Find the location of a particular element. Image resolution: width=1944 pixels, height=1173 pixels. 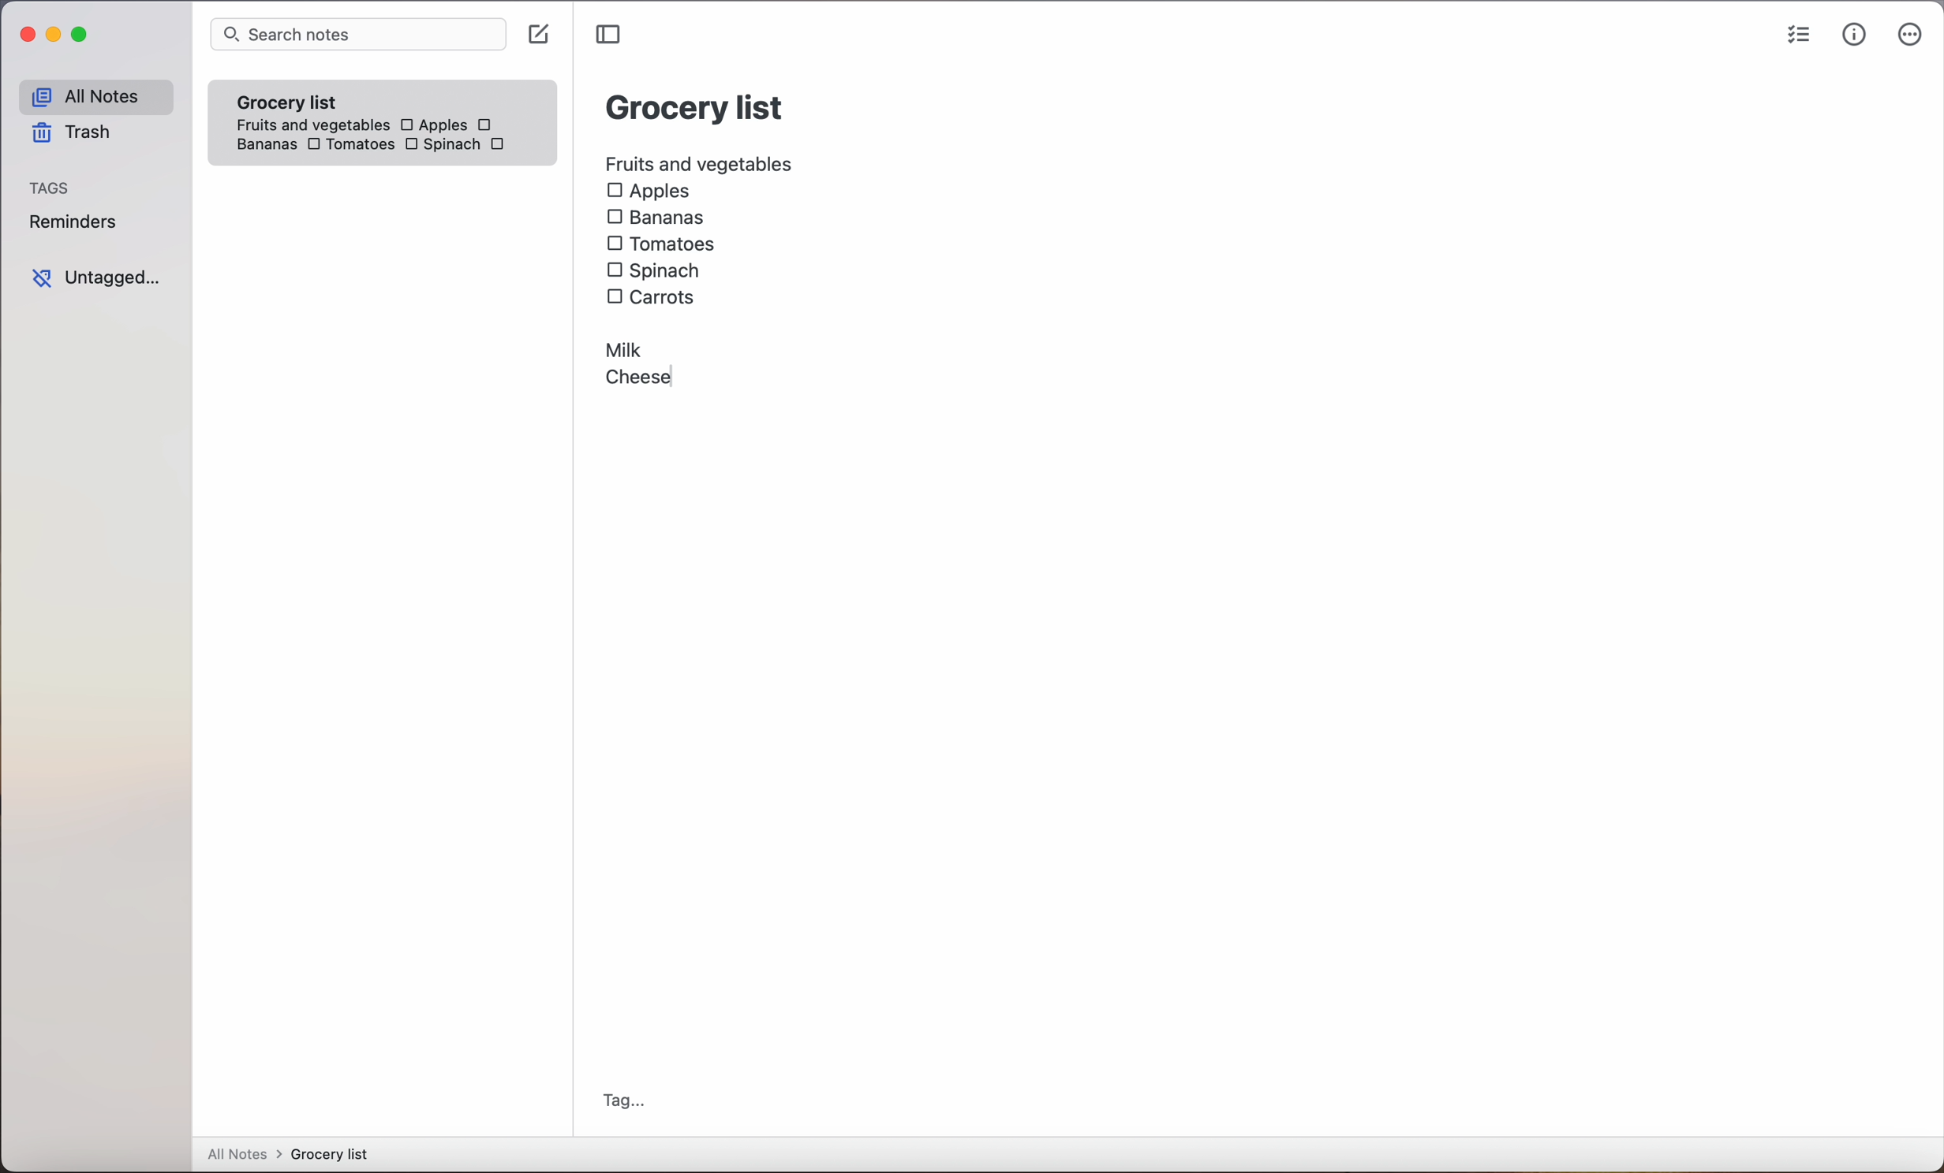

bananas is located at coordinates (264, 144).